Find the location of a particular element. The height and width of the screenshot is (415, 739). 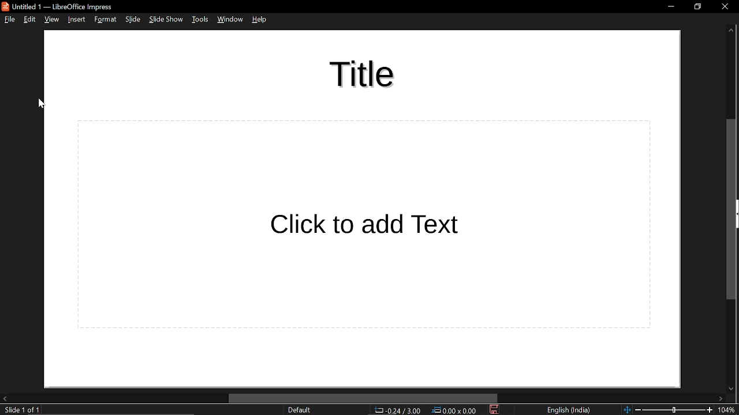

cursor is located at coordinates (42, 104).